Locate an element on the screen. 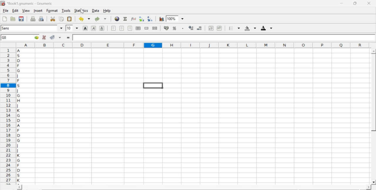 The width and height of the screenshot is (376, 190). print preview is located at coordinates (41, 18).